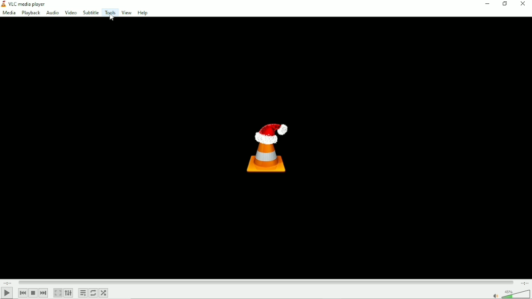  Describe the element at coordinates (82, 293) in the screenshot. I see `Toggle playlist` at that location.